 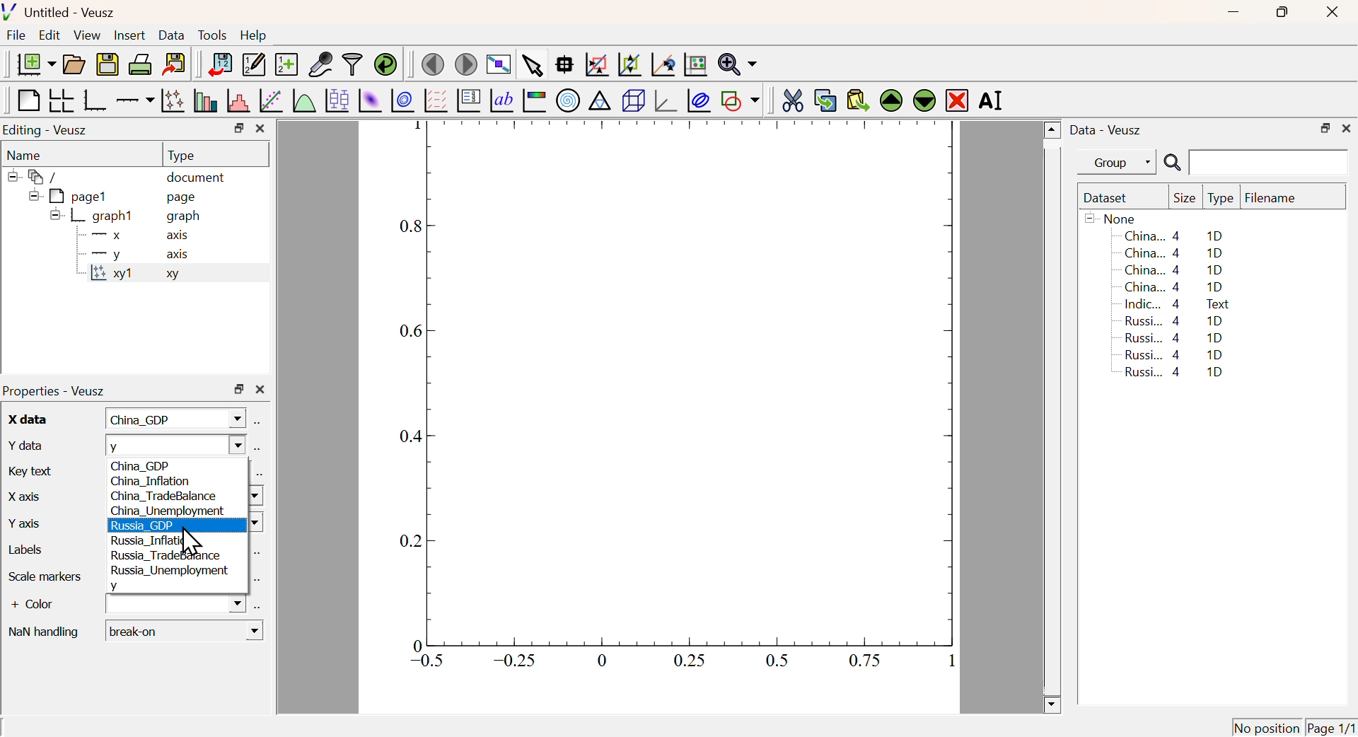 I want to click on Scroll, so click(x=1052, y=418).